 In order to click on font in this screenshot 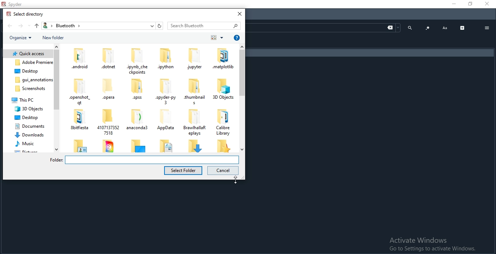, I will do `click(445, 28)`.